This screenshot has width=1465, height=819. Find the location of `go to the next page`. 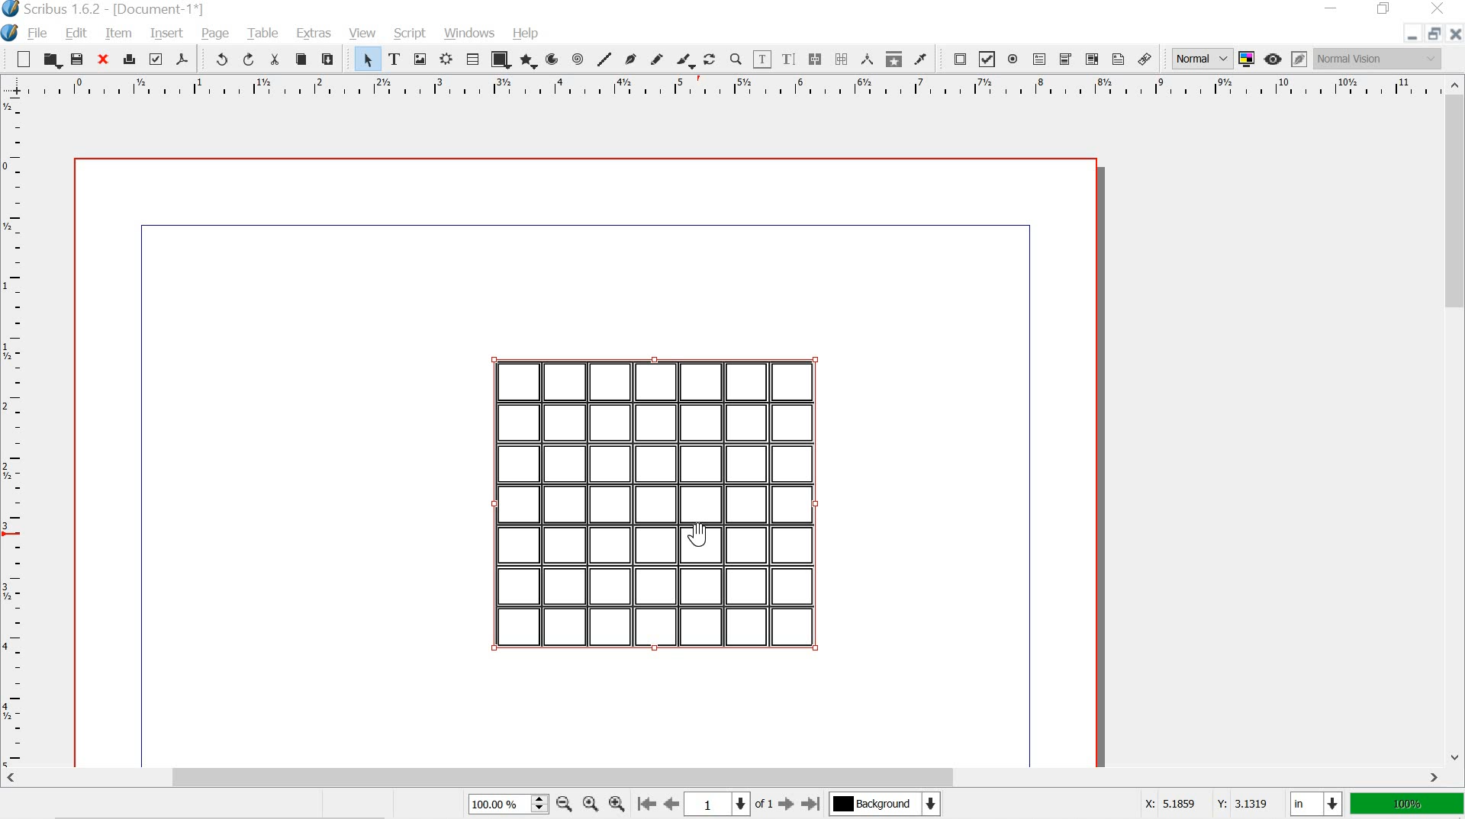

go to the next page is located at coordinates (788, 805).